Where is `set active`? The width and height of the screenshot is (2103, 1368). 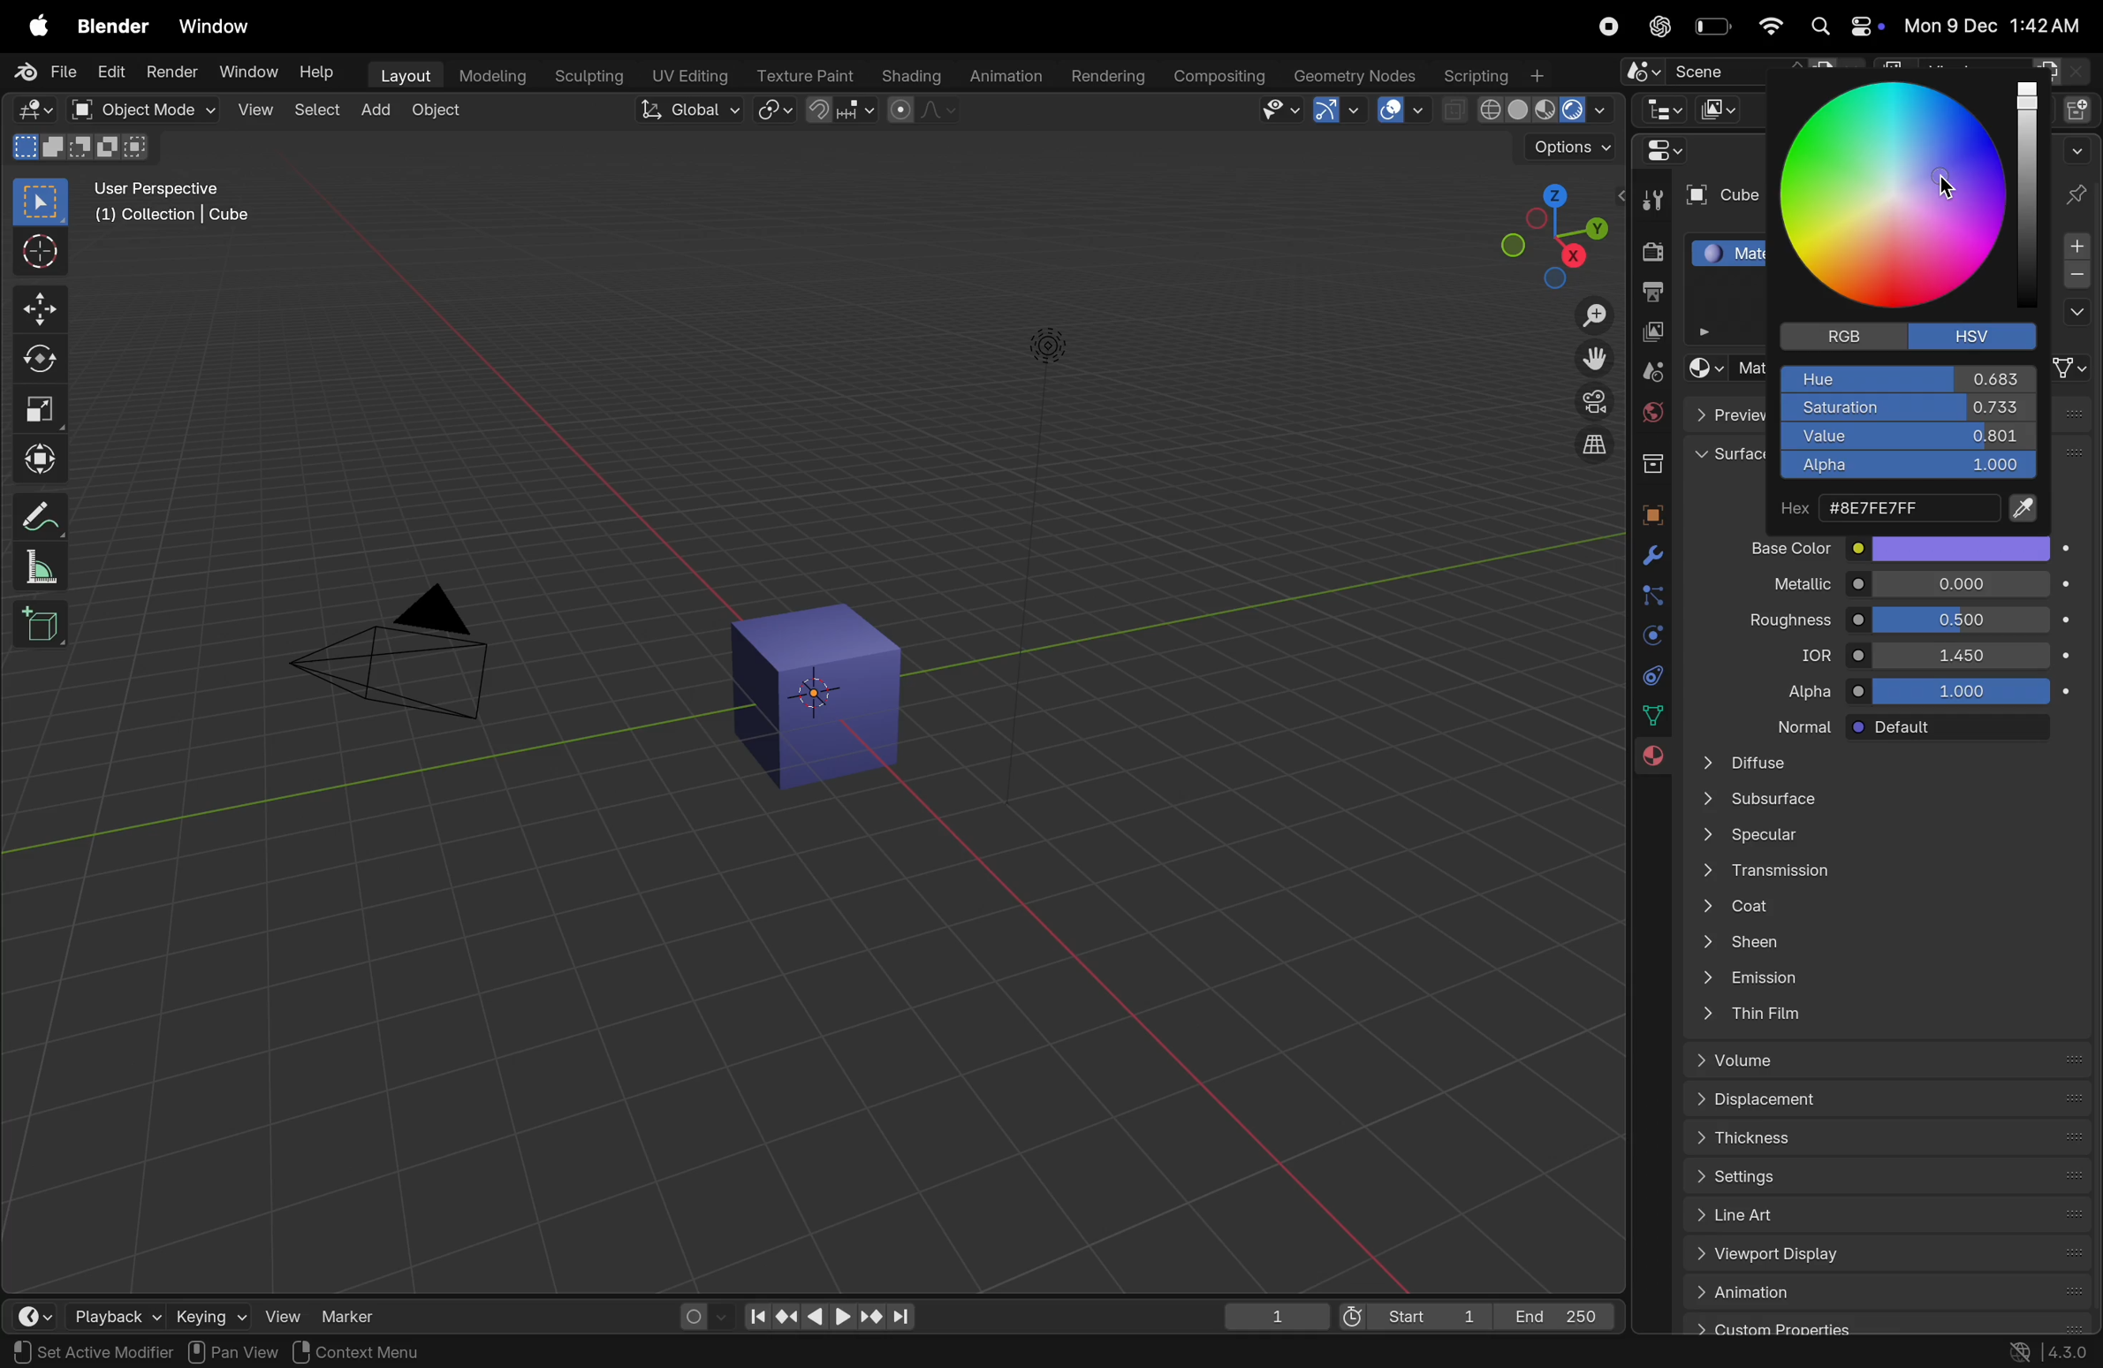 set active is located at coordinates (55, 1350).